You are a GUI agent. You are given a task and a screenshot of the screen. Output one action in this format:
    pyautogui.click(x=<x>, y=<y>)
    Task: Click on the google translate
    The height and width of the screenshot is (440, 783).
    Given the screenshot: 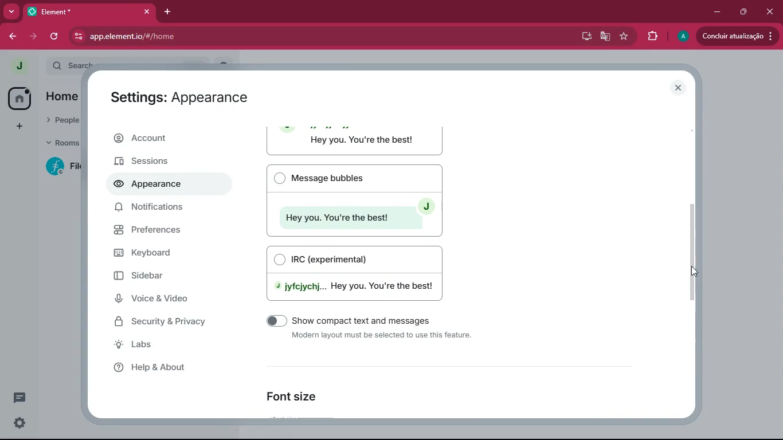 What is the action you would take?
    pyautogui.click(x=606, y=37)
    